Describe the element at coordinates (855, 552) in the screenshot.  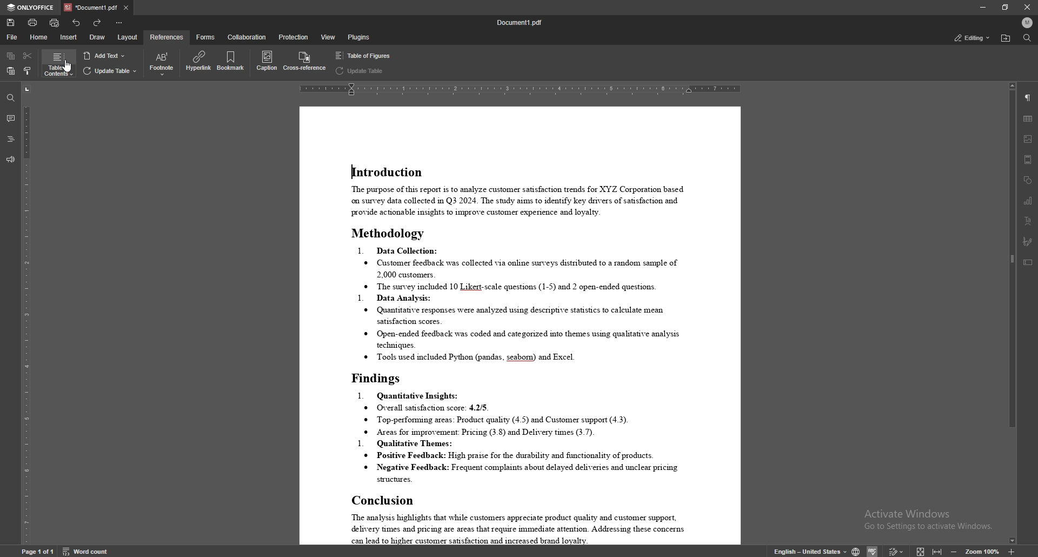
I see `change doc language` at that location.